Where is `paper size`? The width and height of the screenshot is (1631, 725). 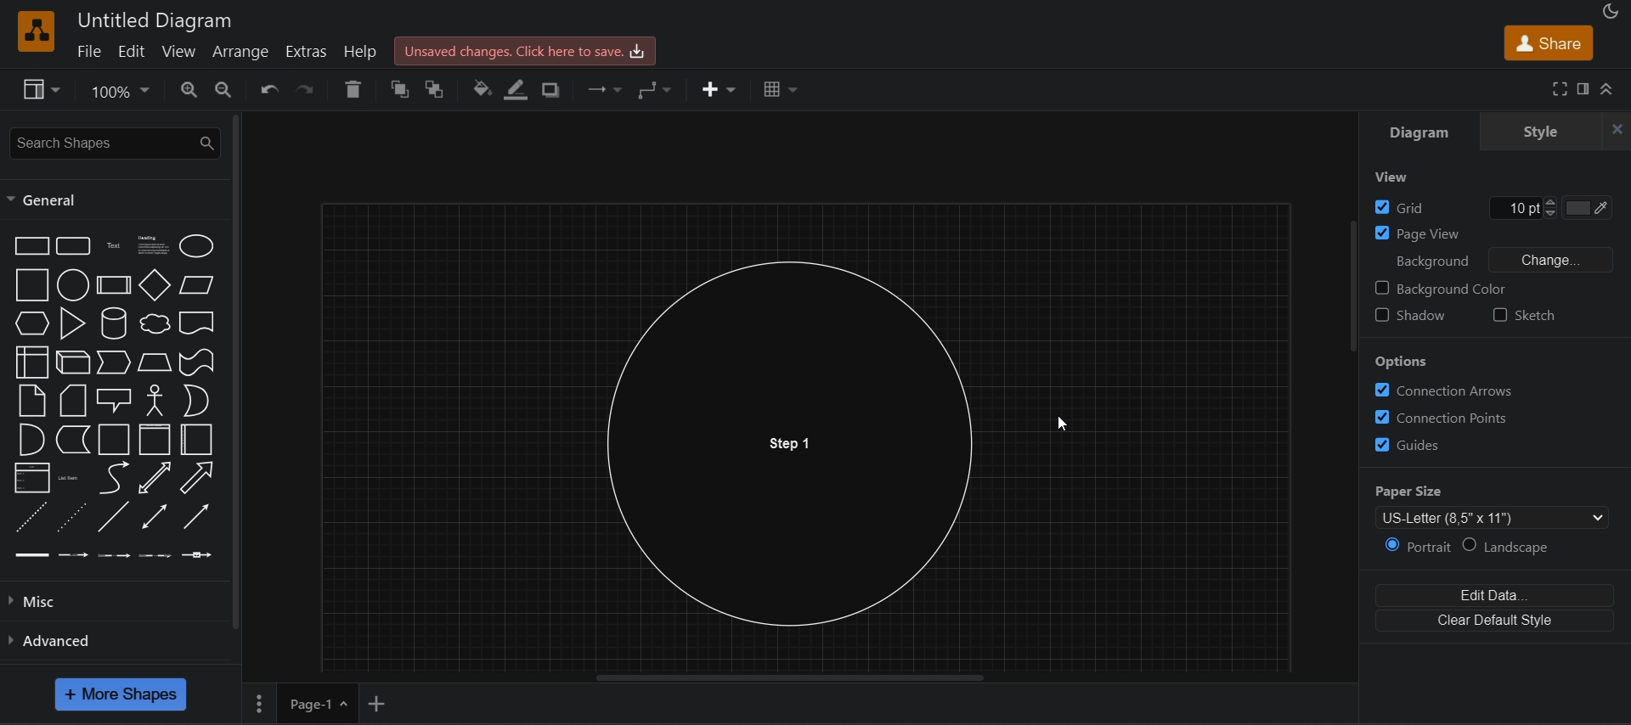 paper size is located at coordinates (1408, 489).